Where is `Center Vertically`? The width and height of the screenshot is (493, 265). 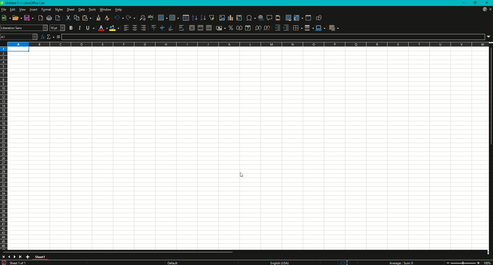 Center Vertically is located at coordinates (162, 28).